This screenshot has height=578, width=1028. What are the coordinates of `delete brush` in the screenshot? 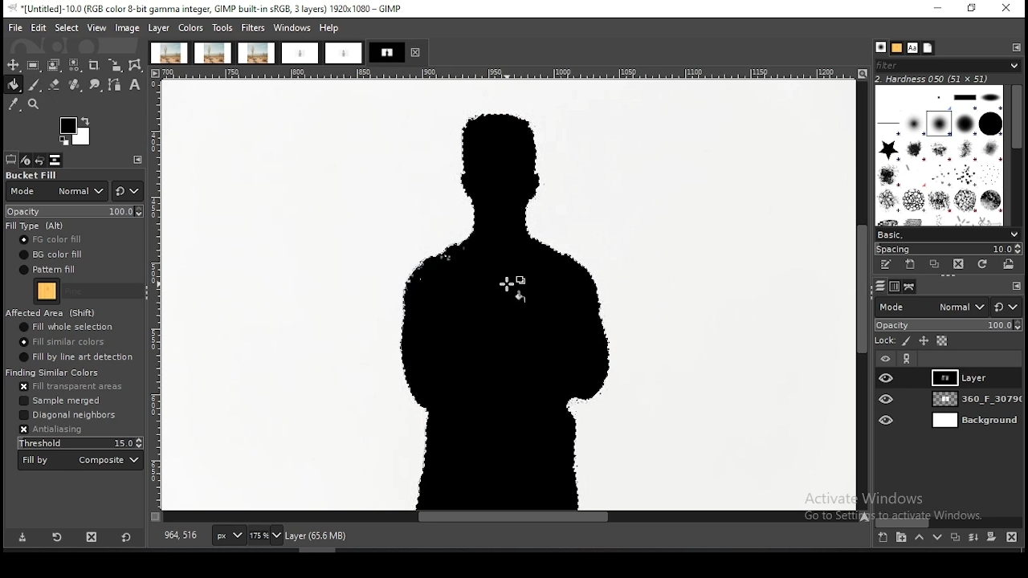 It's located at (959, 265).